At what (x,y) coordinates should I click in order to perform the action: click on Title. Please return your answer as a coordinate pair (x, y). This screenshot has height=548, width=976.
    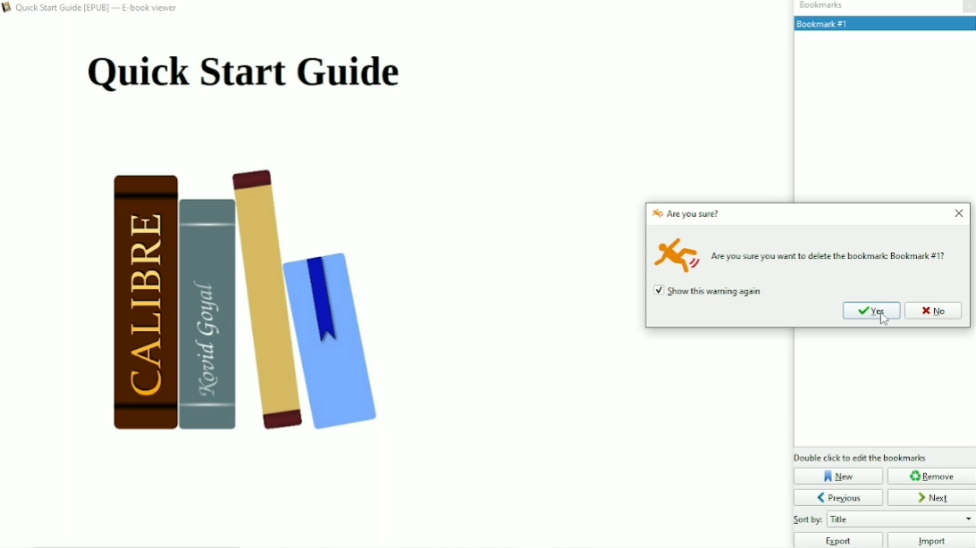
    Looking at the image, I should click on (248, 77).